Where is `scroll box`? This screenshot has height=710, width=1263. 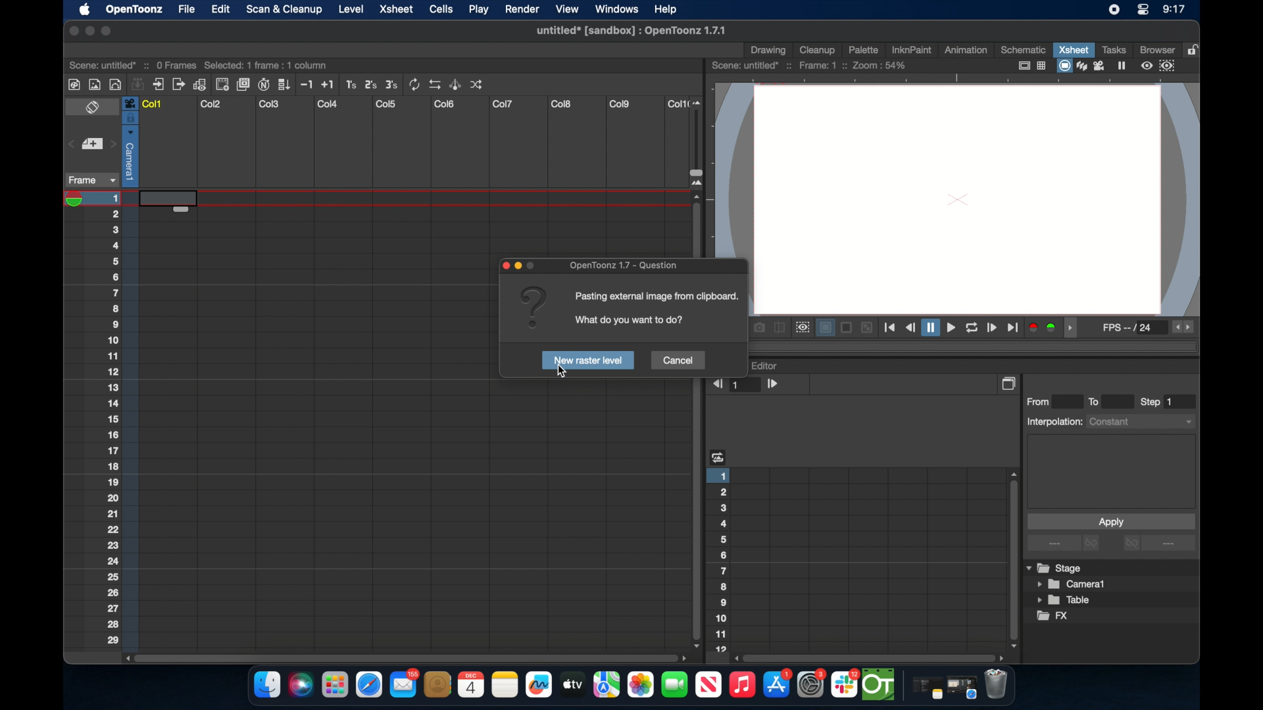 scroll box is located at coordinates (404, 657).